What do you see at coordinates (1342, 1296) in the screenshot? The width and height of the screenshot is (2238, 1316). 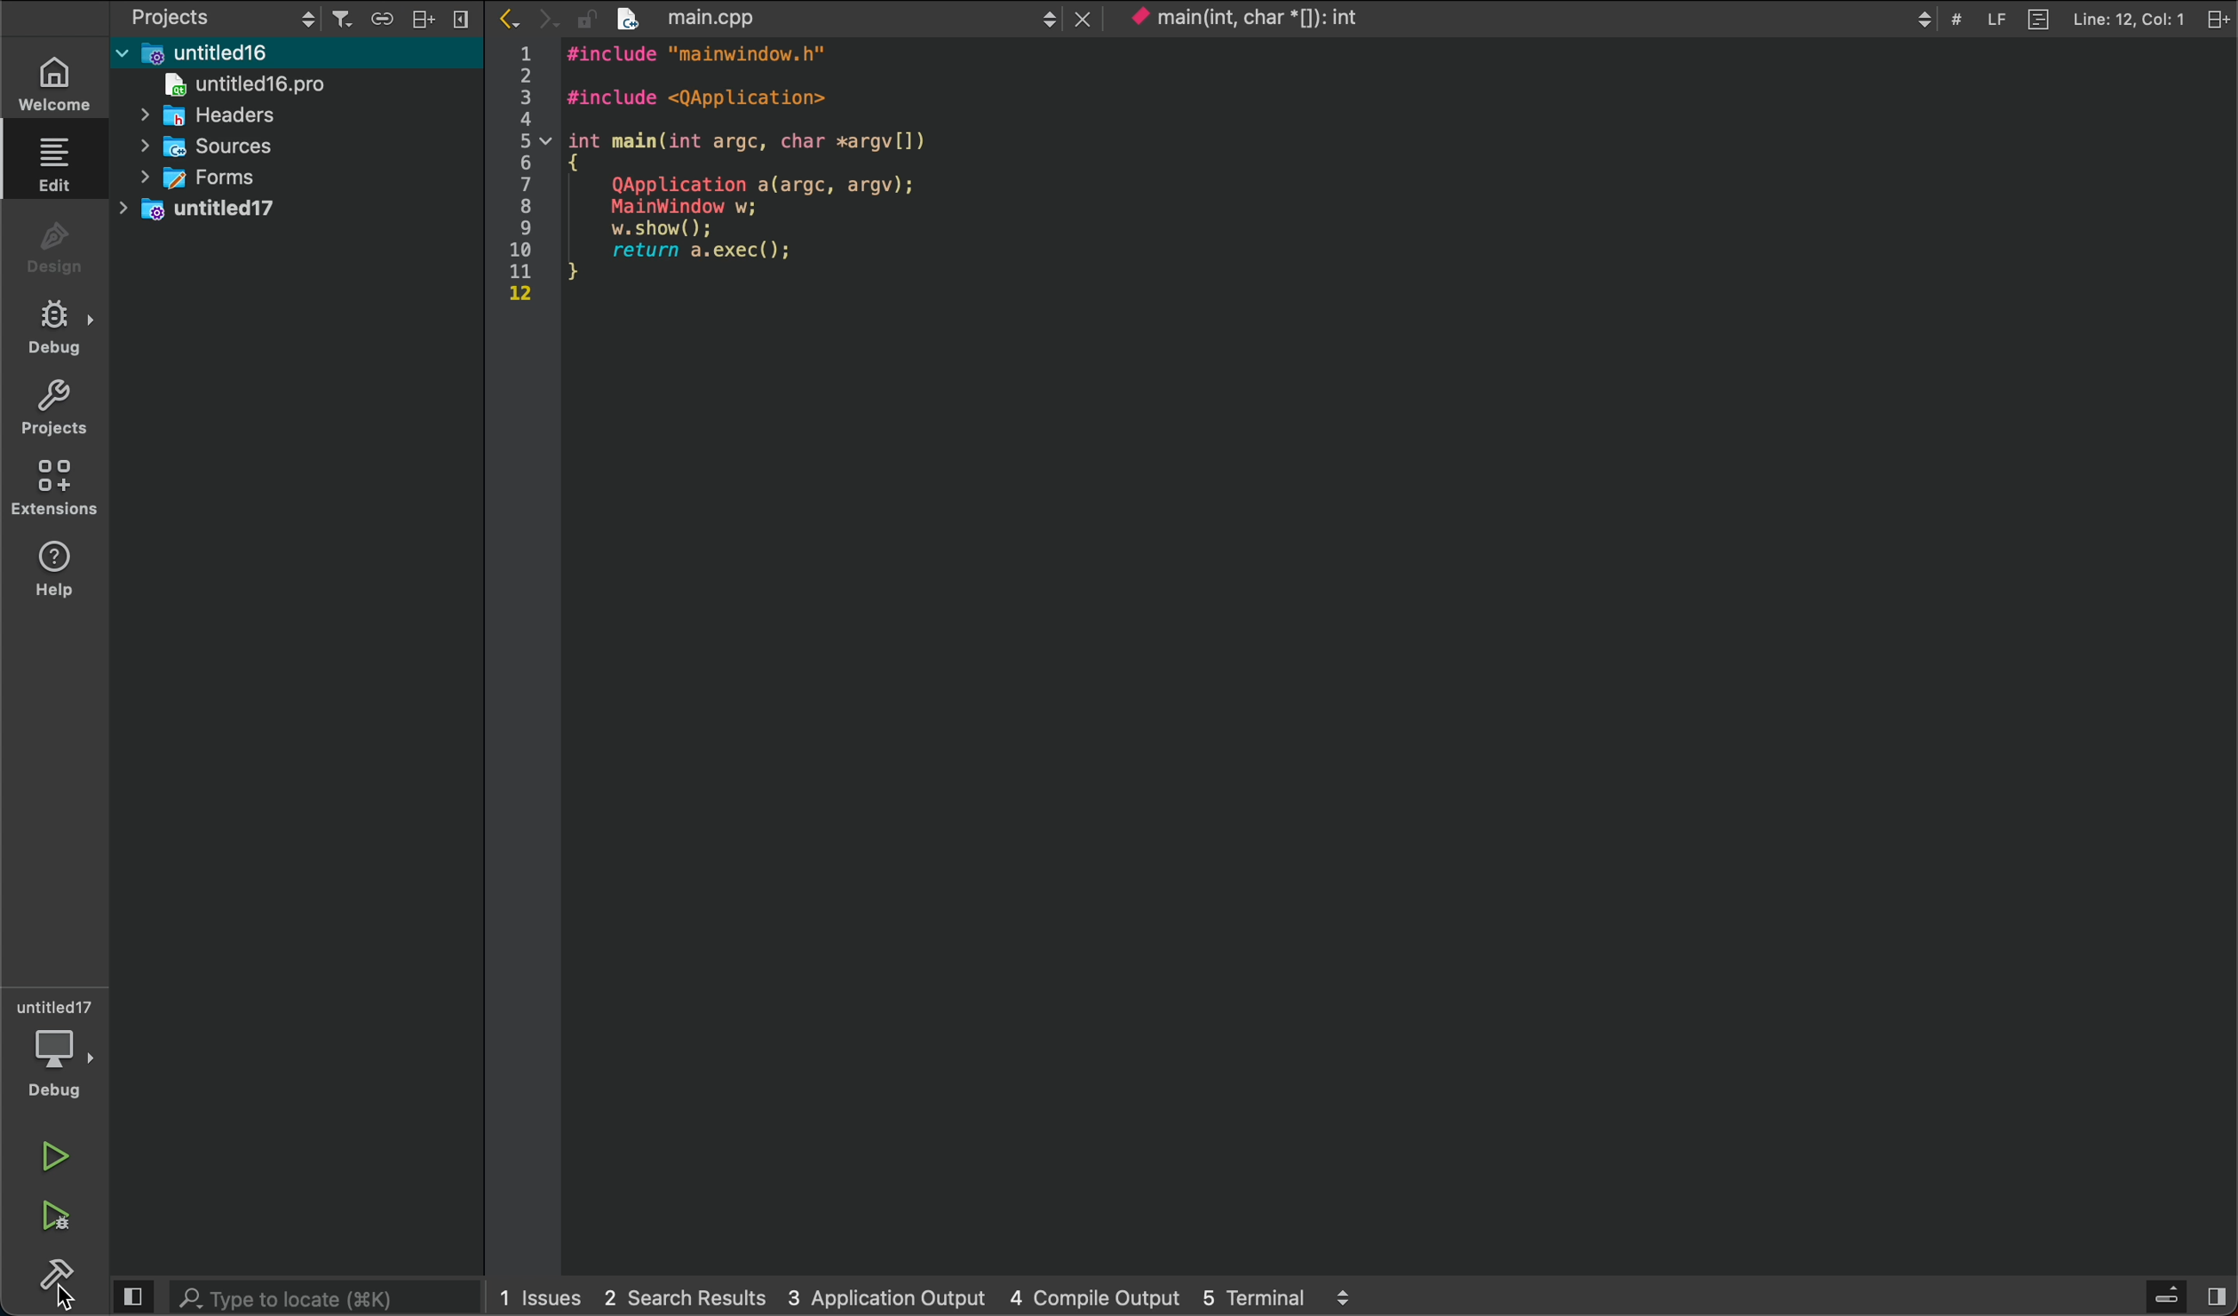 I see `up/down` at bounding box center [1342, 1296].